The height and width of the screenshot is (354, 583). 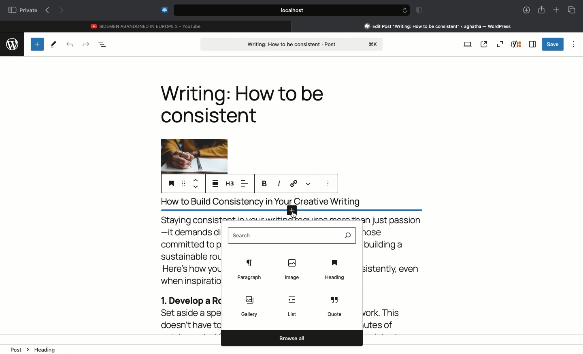 What do you see at coordinates (293, 43) in the screenshot?
I see `Post` at bounding box center [293, 43].